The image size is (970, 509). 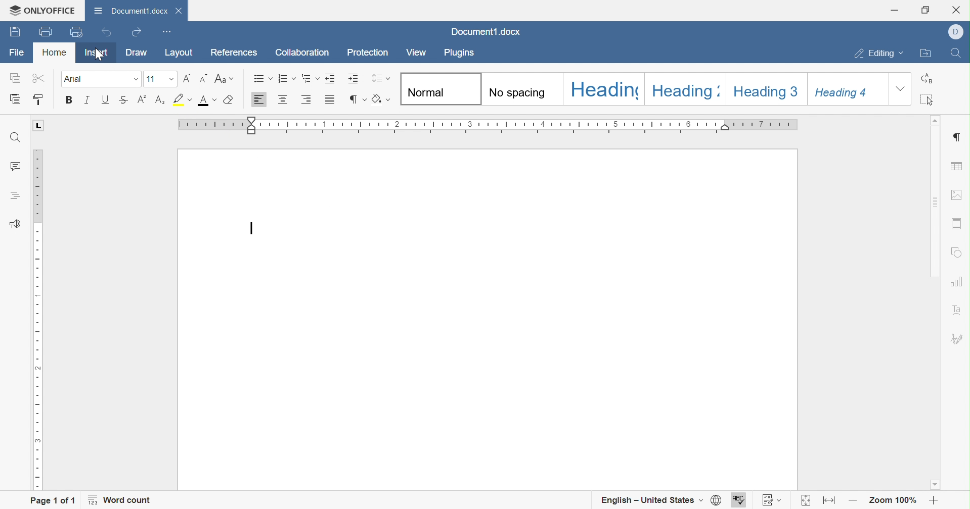 What do you see at coordinates (960, 339) in the screenshot?
I see `Signature settings` at bounding box center [960, 339].